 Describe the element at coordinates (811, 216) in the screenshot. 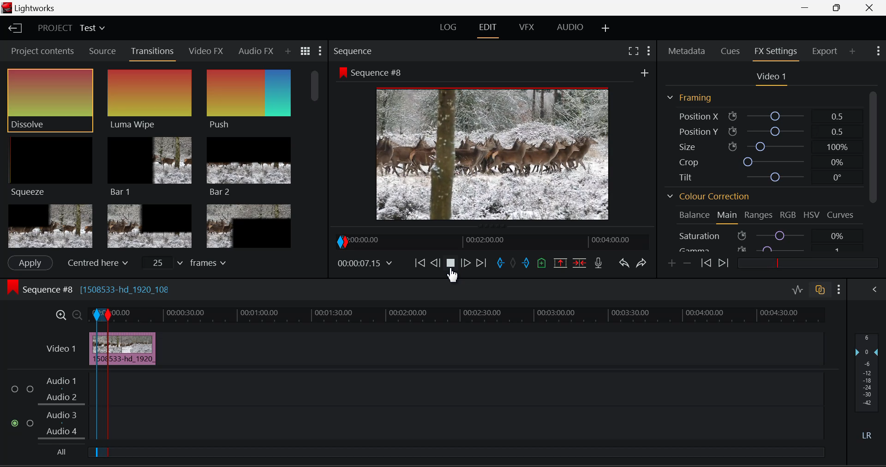

I see `HSV` at that location.